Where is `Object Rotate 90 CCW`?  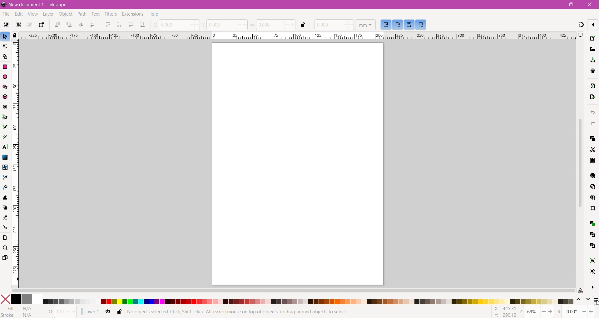
Object Rotate 90 CCW is located at coordinates (56, 25).